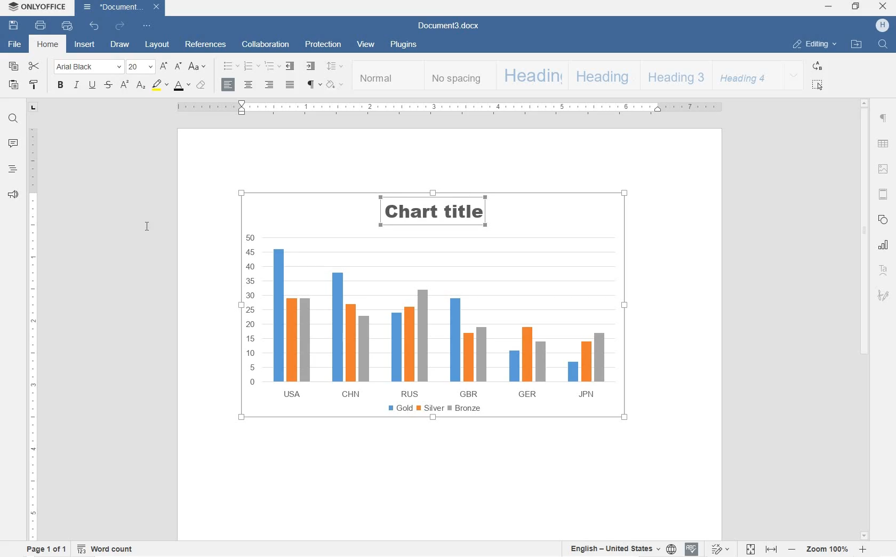 Image resolution: width=896 pixels, height=557 pixels. Describe the element at coordinates (34, 85) in the screenshot. I see `COPY STYLE` at that location.